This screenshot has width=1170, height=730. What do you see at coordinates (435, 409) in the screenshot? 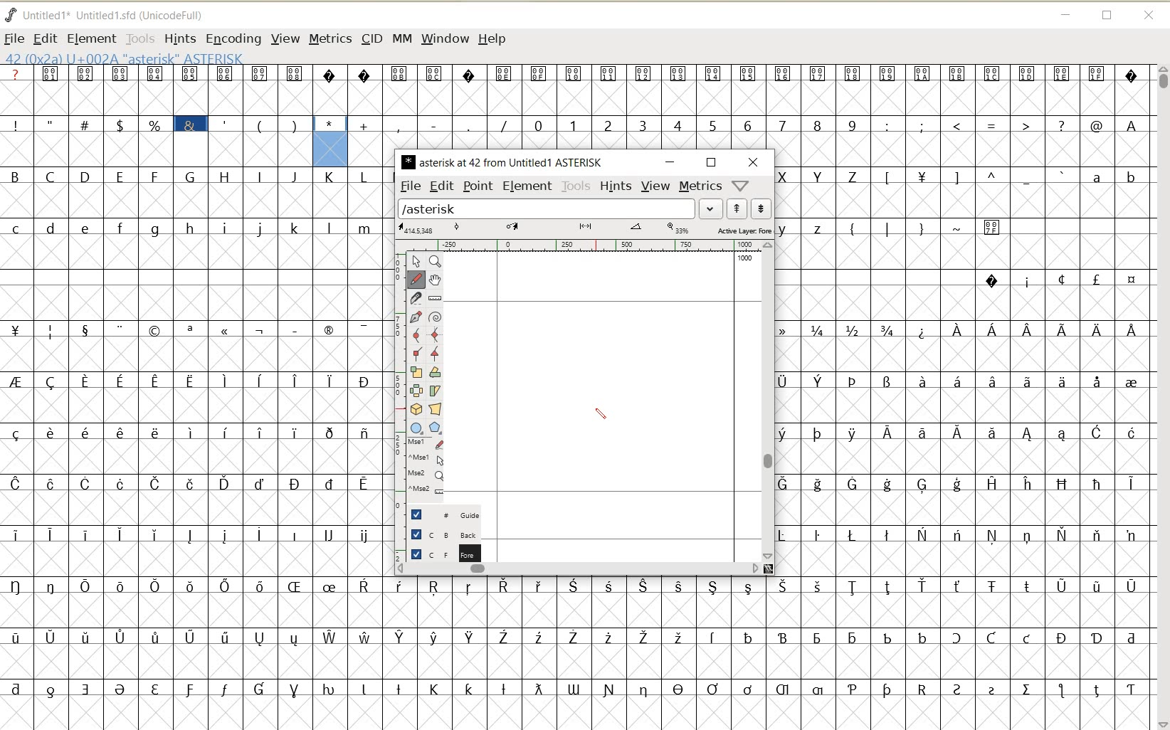
I see `perform a perspective transformation on the selection` at bounding box center [435, 409].